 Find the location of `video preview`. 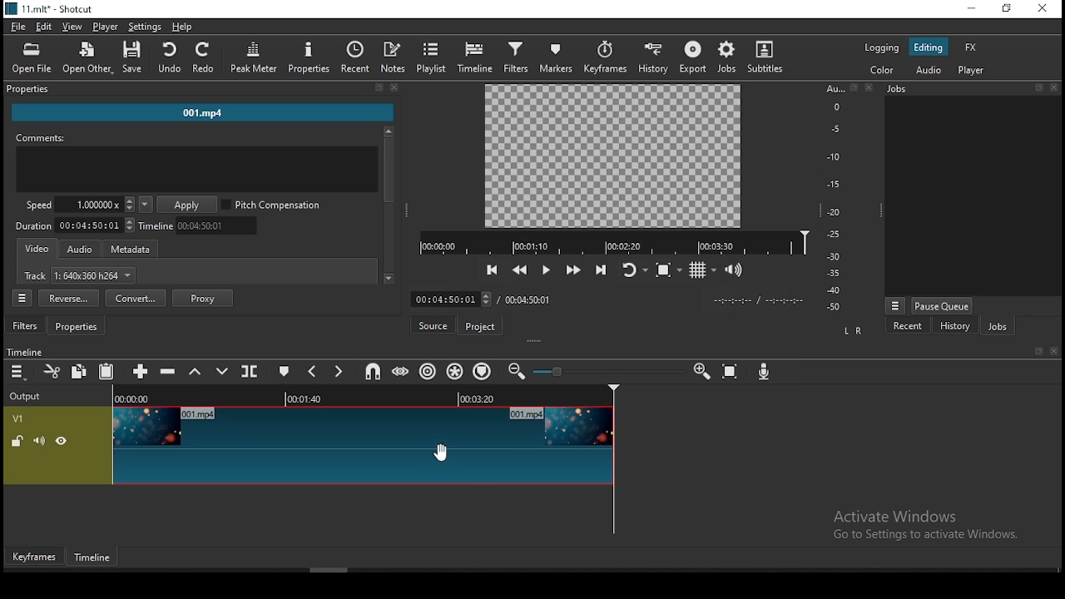

video preview is located at coordinates (608, 156).